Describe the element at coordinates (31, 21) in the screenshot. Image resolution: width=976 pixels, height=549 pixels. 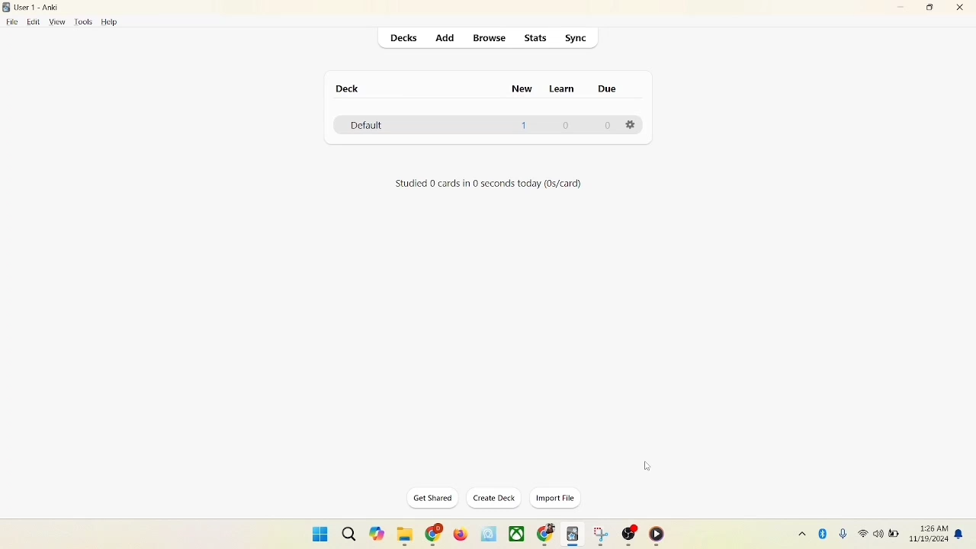
I see `edit` at that location.